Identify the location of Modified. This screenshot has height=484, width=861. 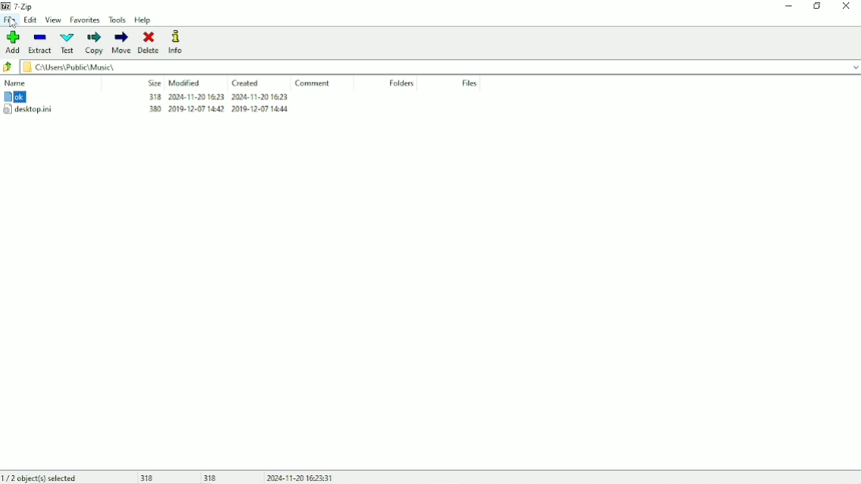
(185, 84).